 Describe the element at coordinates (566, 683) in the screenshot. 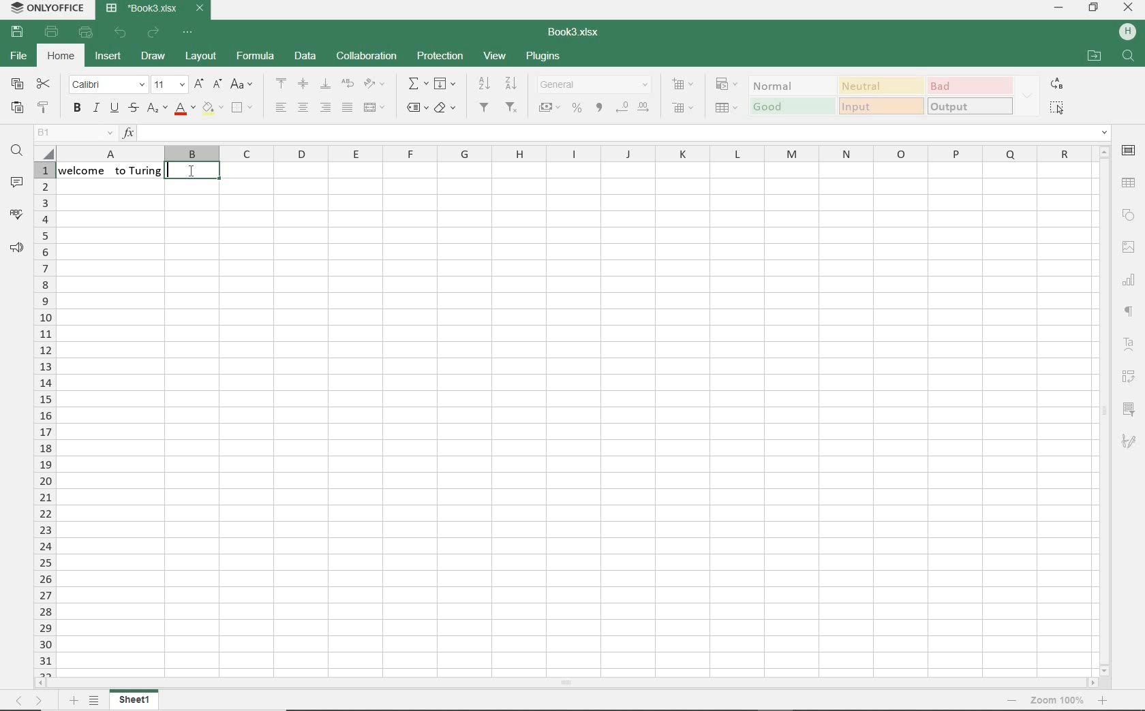

I see `scrollbar` at that location.